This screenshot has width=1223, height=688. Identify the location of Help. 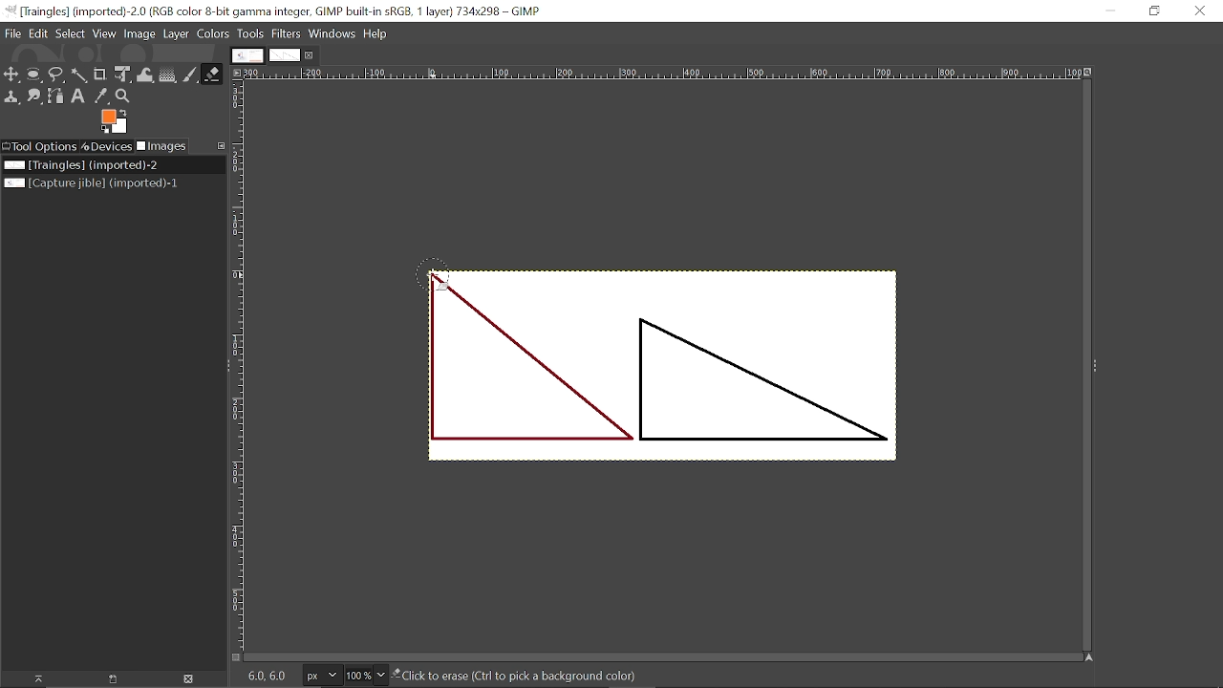
(376, 33).